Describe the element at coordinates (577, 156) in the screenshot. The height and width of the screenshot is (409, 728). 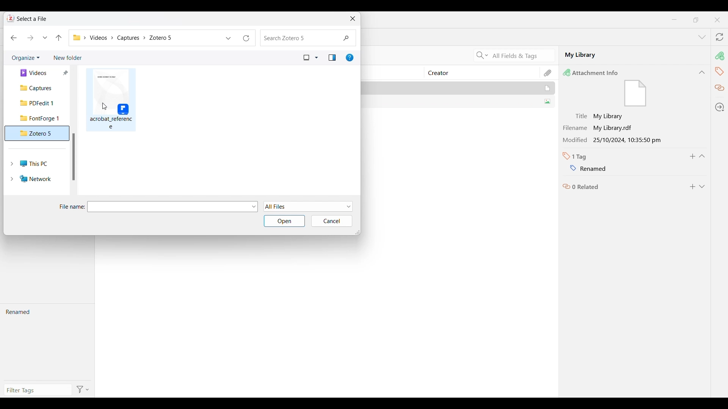
I see `Number of tabs in selected file` at that location.